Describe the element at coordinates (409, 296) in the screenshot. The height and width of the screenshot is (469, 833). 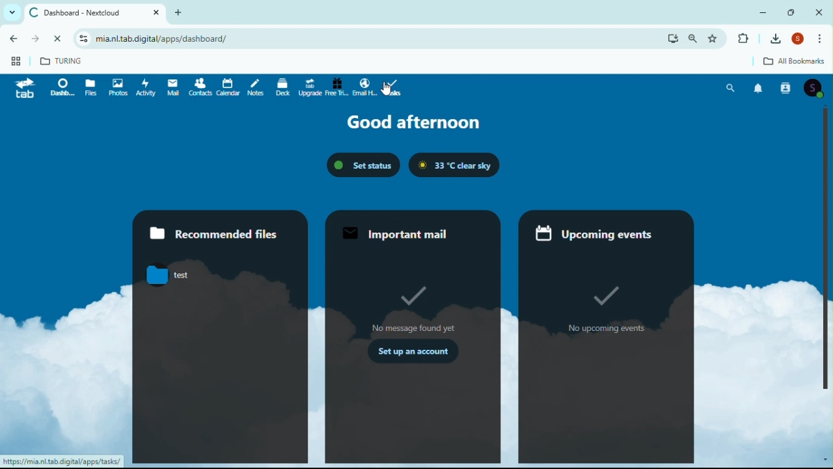
I see `tick mark` at that location.